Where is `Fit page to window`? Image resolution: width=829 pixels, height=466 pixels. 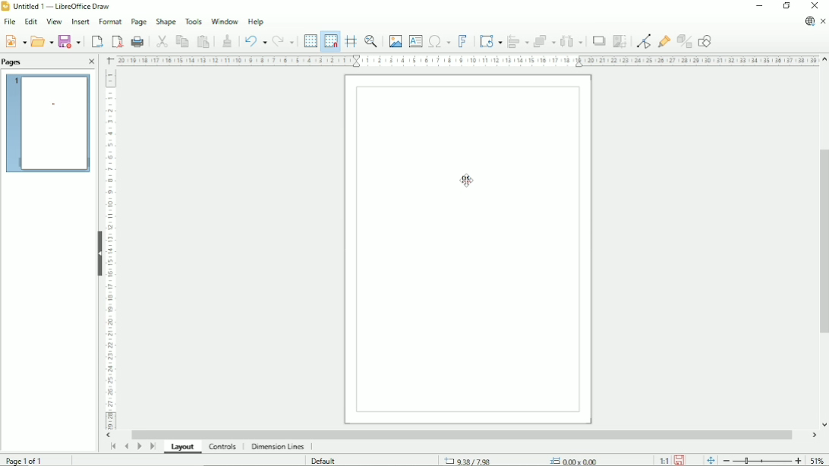
Fit page to window is located at coordinates (711, 460).